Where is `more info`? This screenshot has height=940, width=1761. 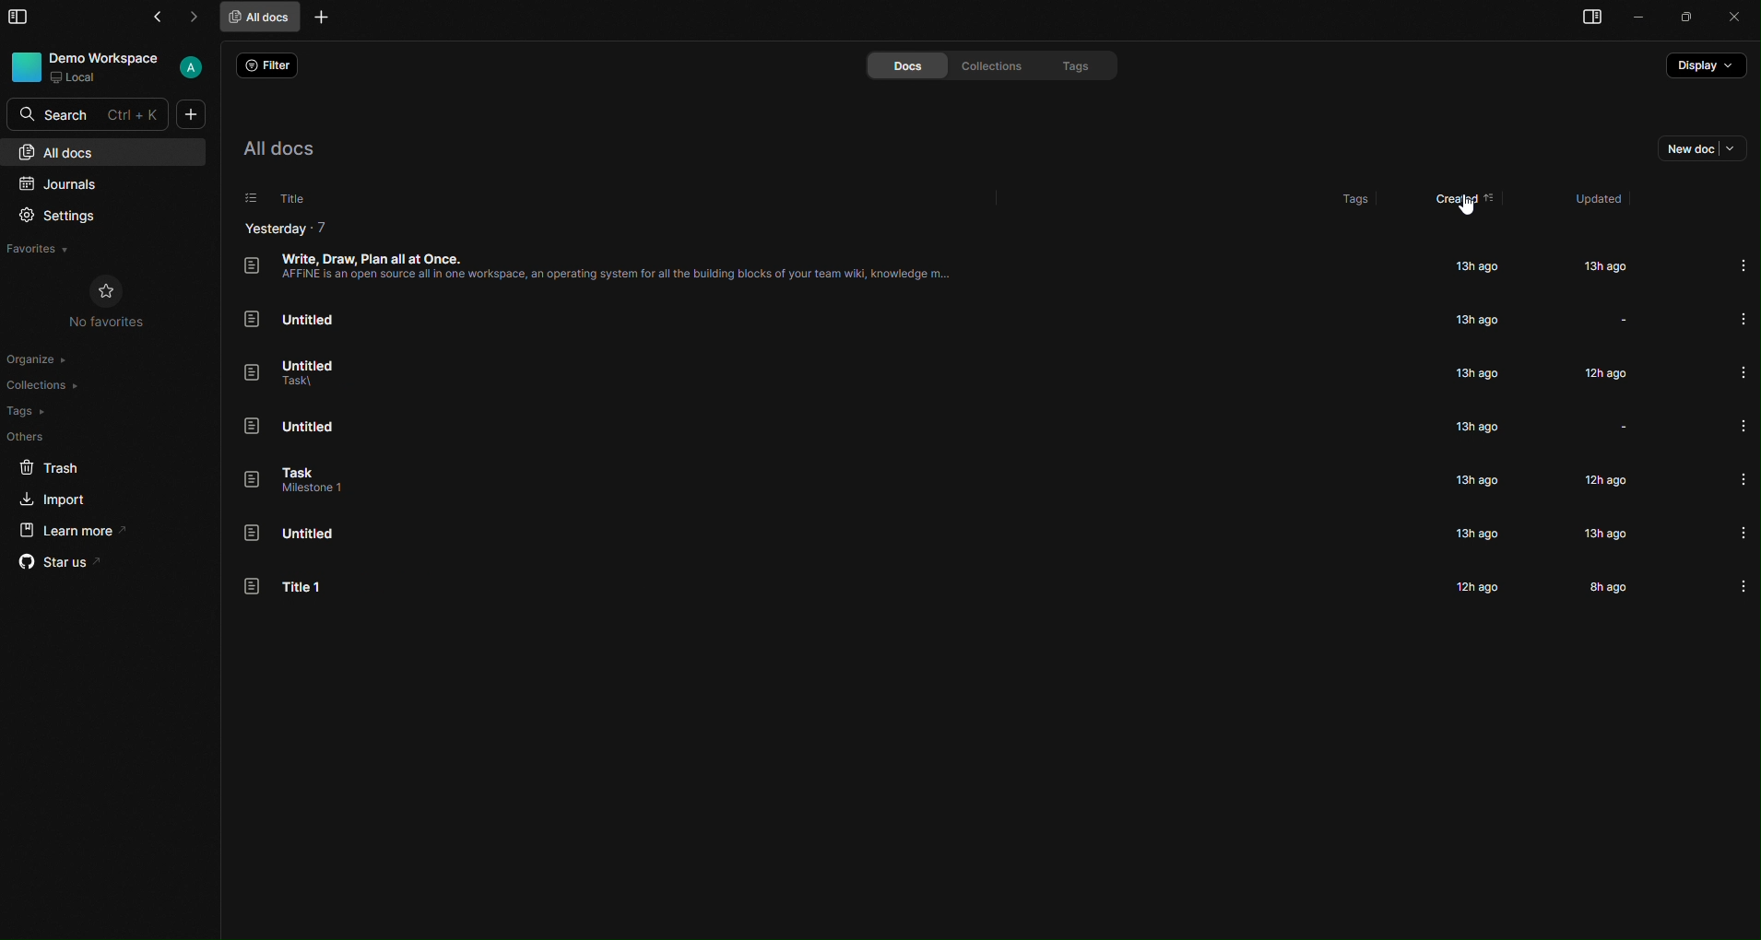 more info is located at coordinates (1742, 317).